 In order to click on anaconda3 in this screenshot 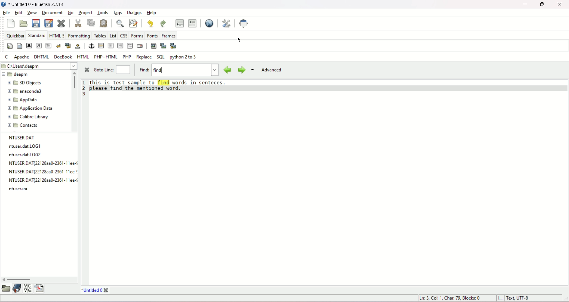, I will do `click(25, 92)`.